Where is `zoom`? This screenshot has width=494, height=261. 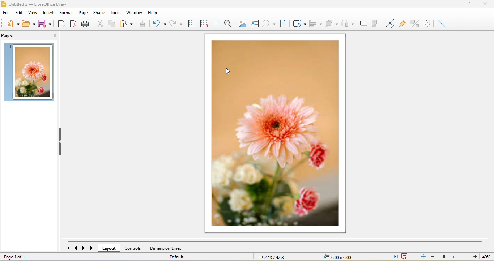
zoom is located at coordinates (460, 257).